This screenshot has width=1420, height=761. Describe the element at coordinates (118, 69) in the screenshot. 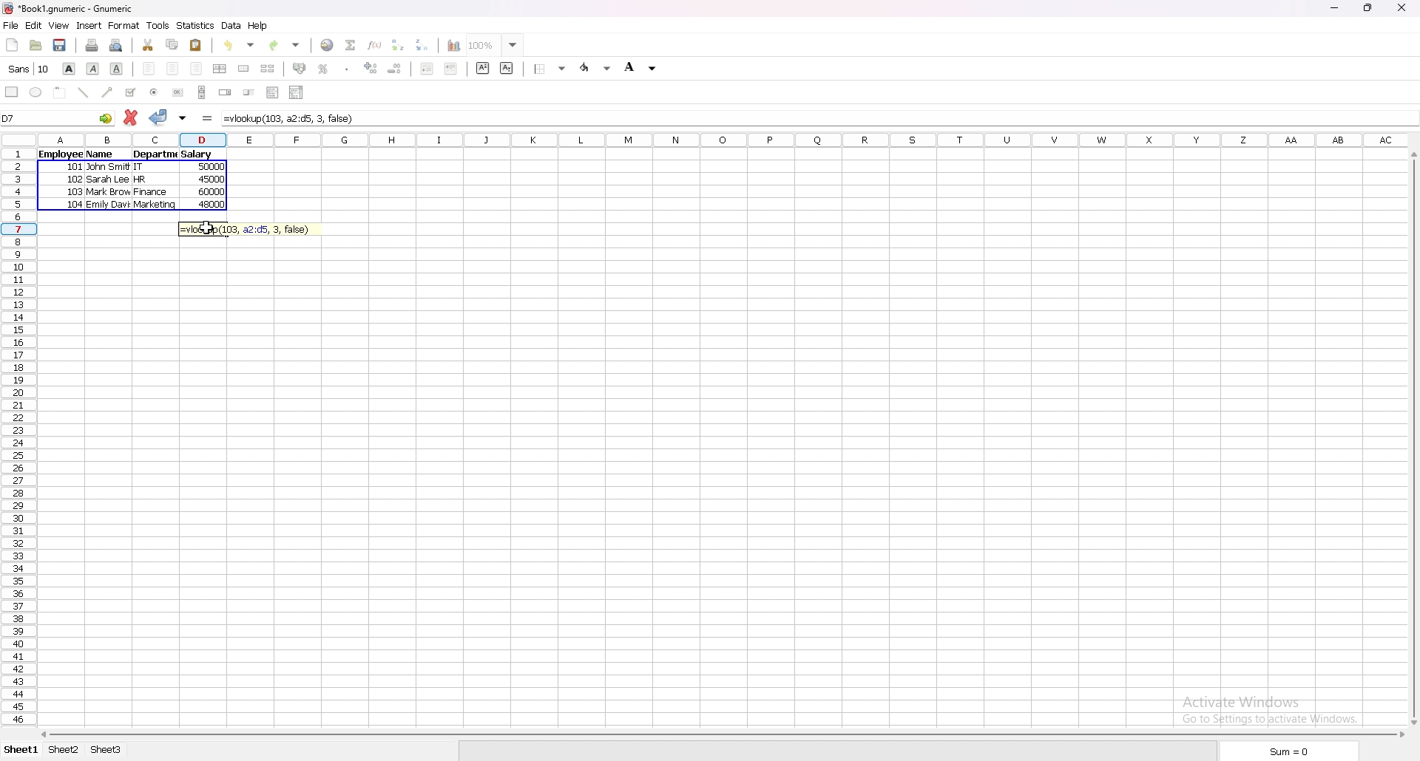

I see `underline` at that location.